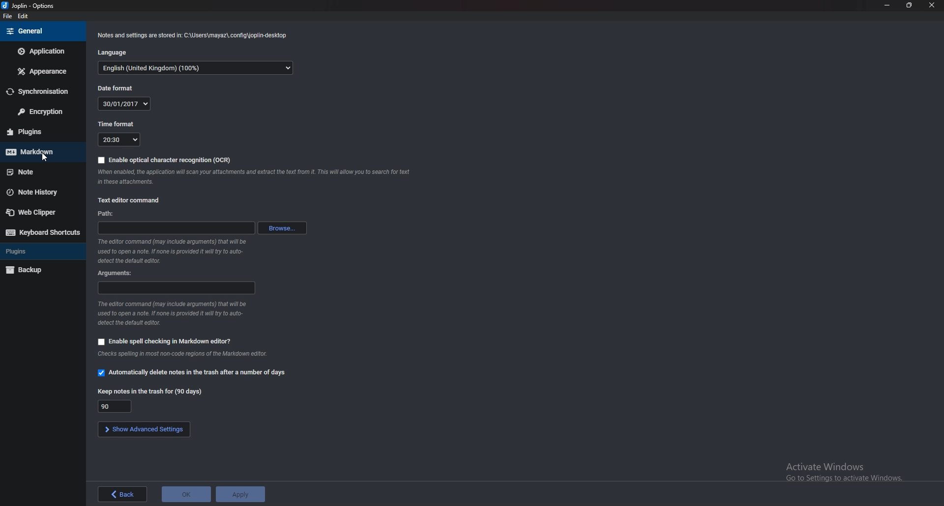  What do you see at coordinates (175, 228) in the screenshot?
I see `path` at bounding box center [175, 228].